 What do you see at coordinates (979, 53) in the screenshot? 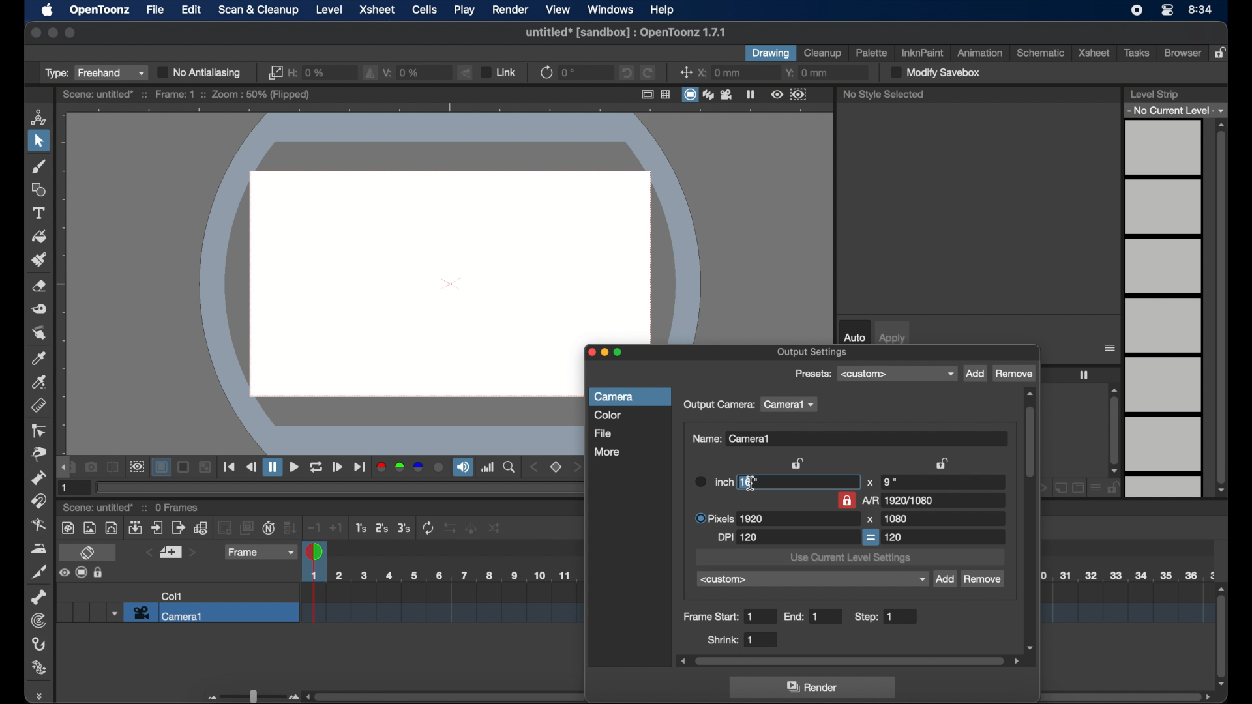
I see `animation` at bounding box center [979, 53].